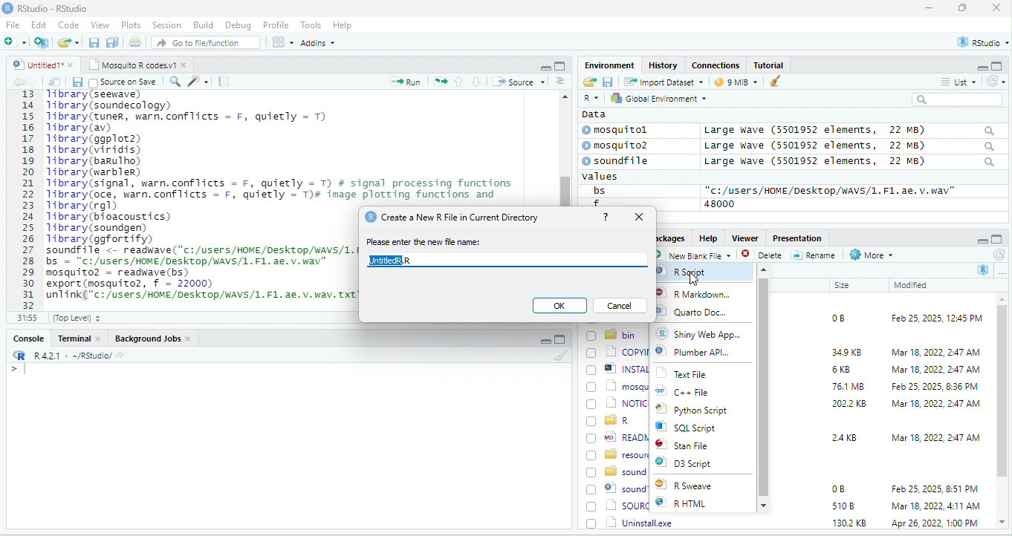 The height and width of the screenshot is (536, 1012). What do you see at coordinates (965, 9) in the screenshot?
I see `maximize` at bounding box center [965, 9].